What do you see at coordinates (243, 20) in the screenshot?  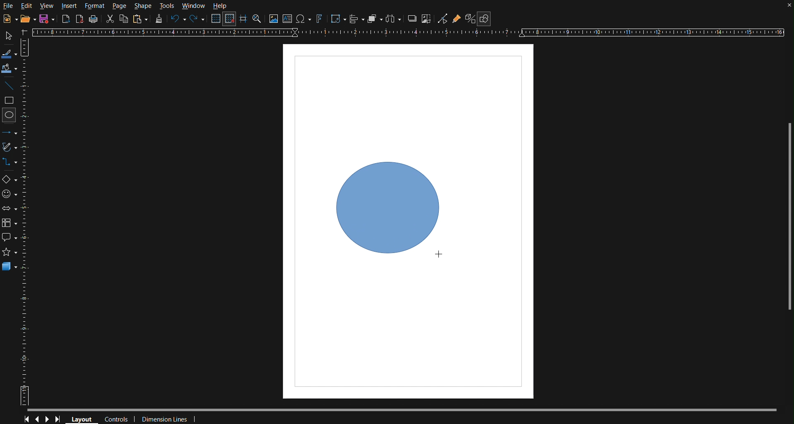 I see `Guidelines while moving` at bounding box center [243, 20].